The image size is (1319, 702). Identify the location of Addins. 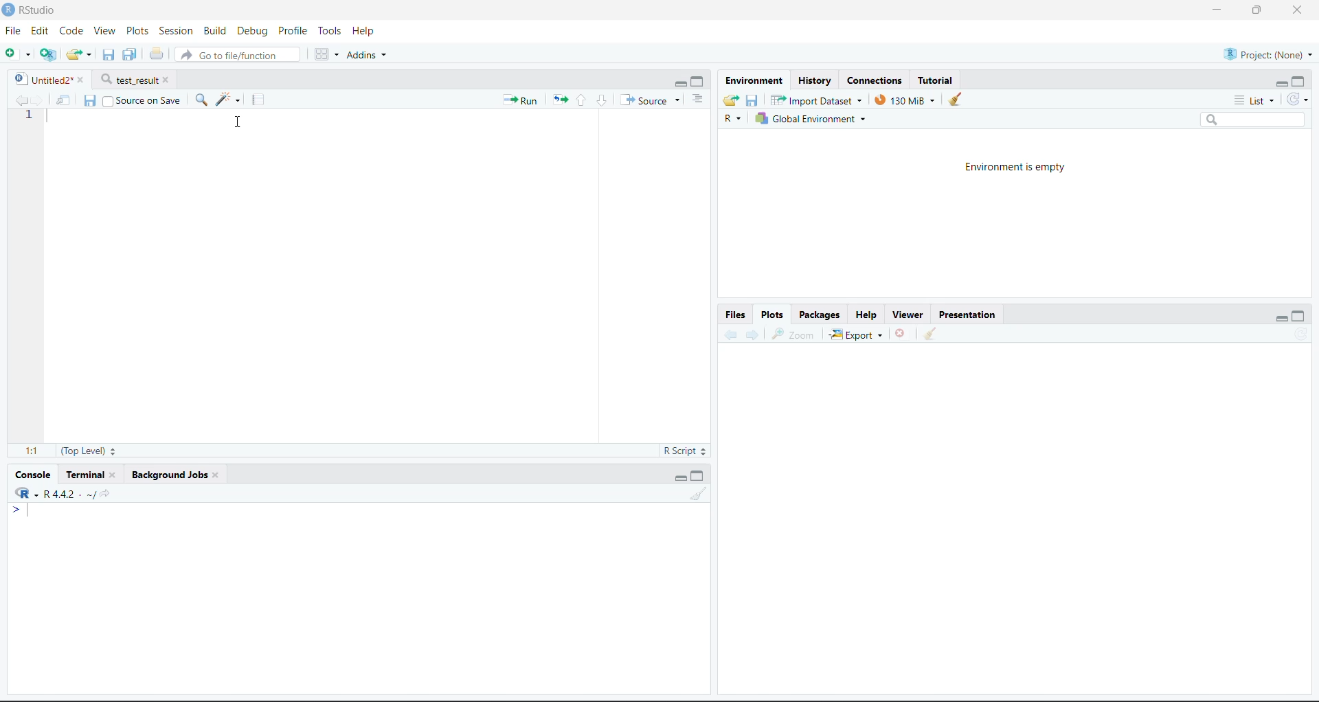
(368, 55).